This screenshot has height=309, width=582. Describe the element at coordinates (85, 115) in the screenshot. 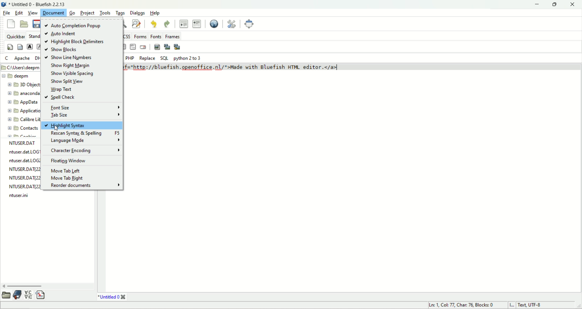

I see `tab size` at that location.